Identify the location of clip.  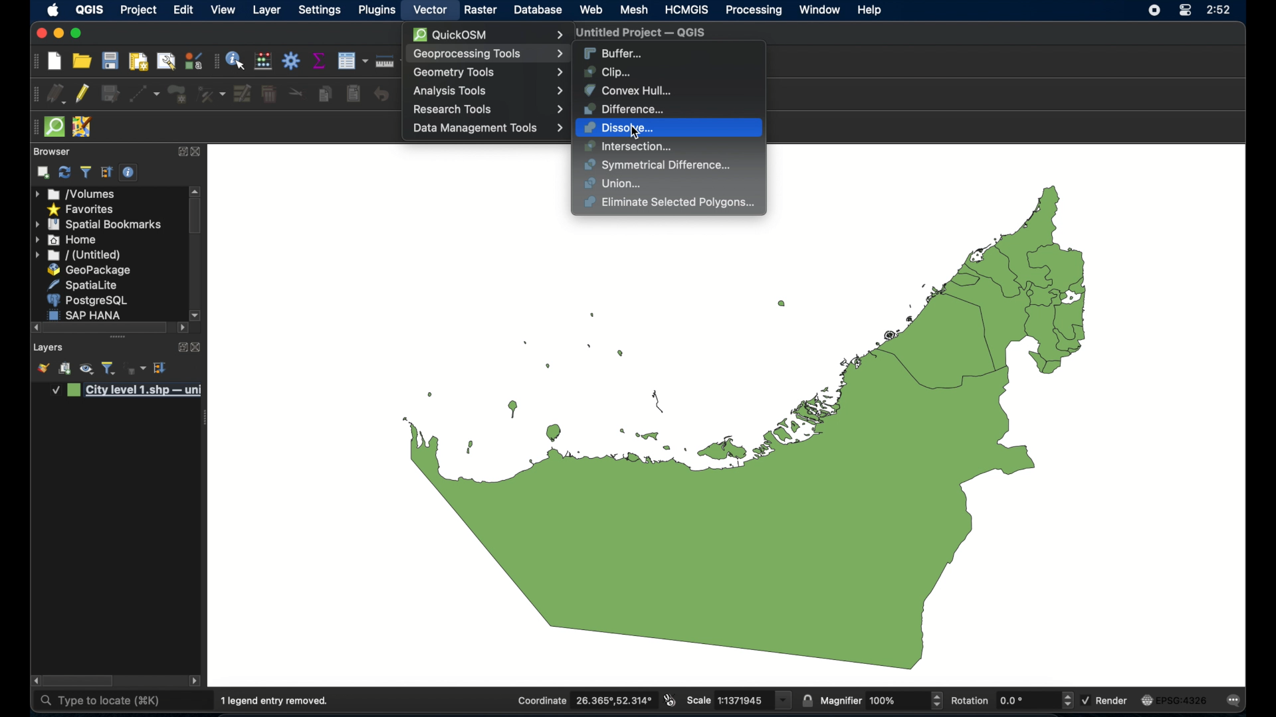
(610, 72).